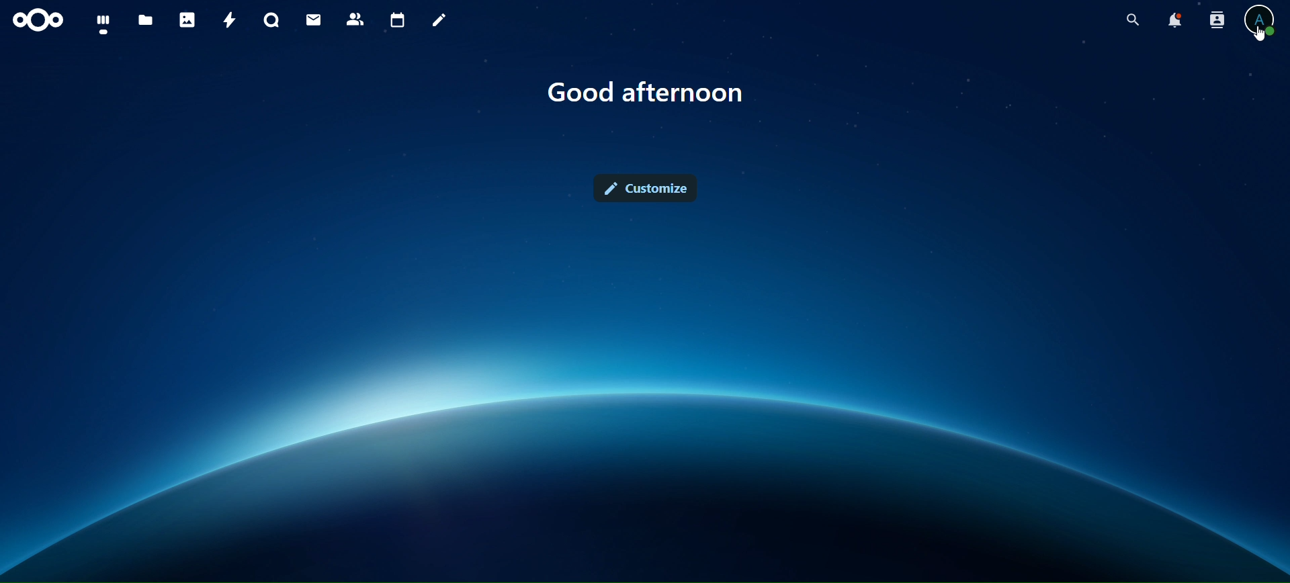  I want to click on calendar, so click(396, 19).